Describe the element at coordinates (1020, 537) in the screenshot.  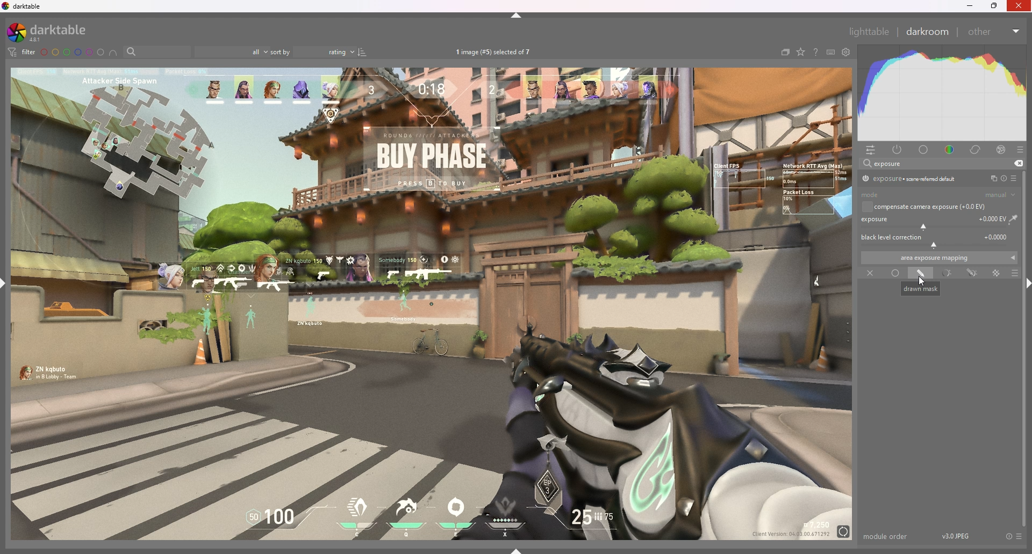
I see `presets` at that location.